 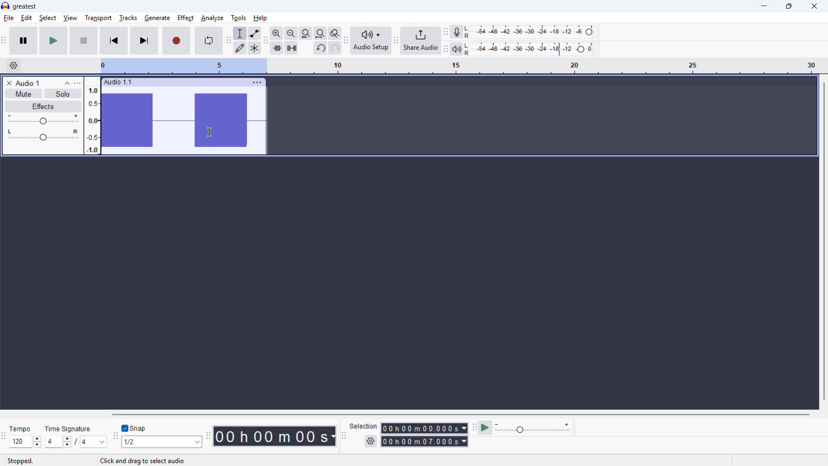 I want to click on time signature, so click(x=68, y=429).